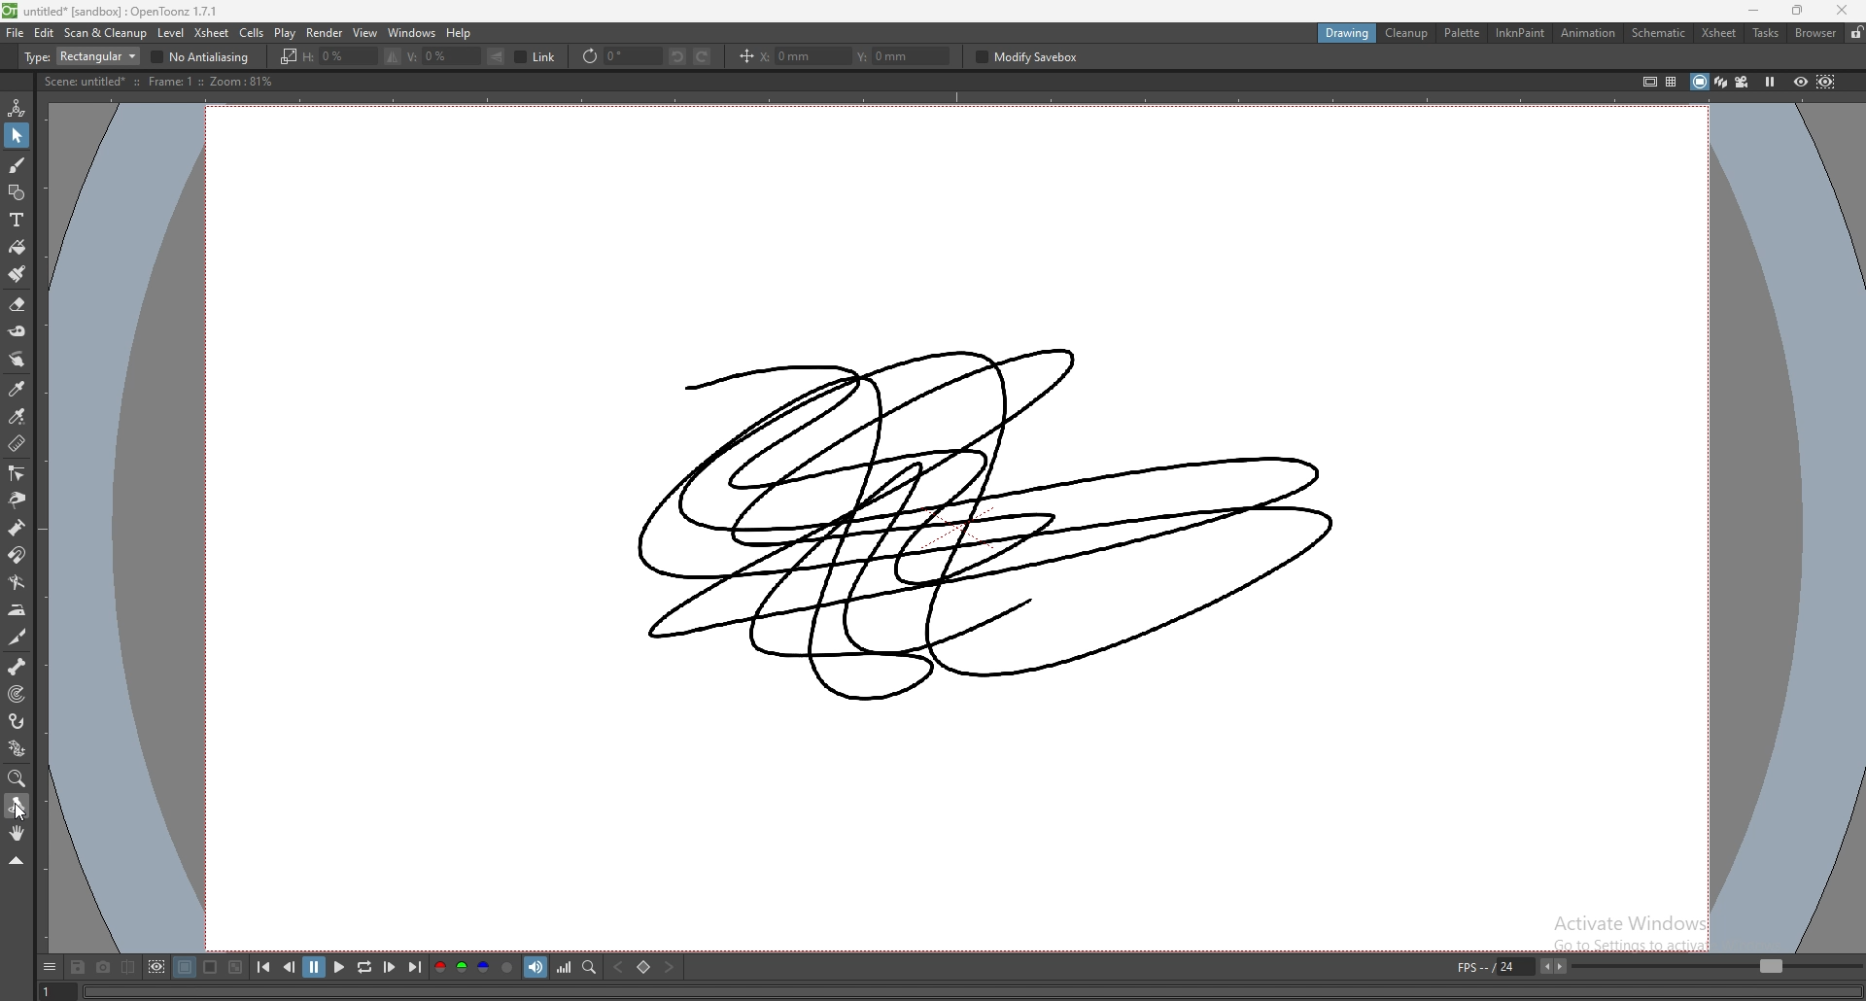 The image size is (1866, 1001). Describe the element at coordinates (389, 968) in the screenshot. I see `next frame` at that location.